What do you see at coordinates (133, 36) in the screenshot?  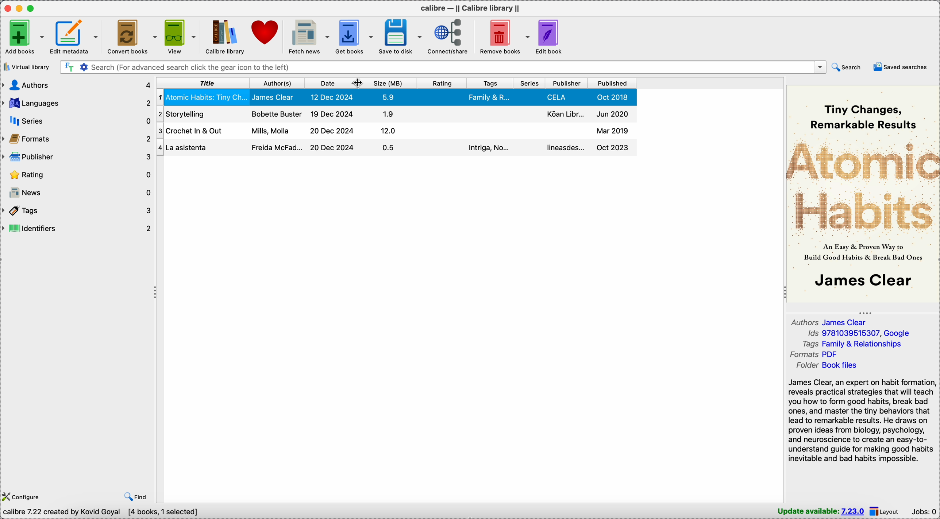 I see `convert books` at bounding box center [133, 36].